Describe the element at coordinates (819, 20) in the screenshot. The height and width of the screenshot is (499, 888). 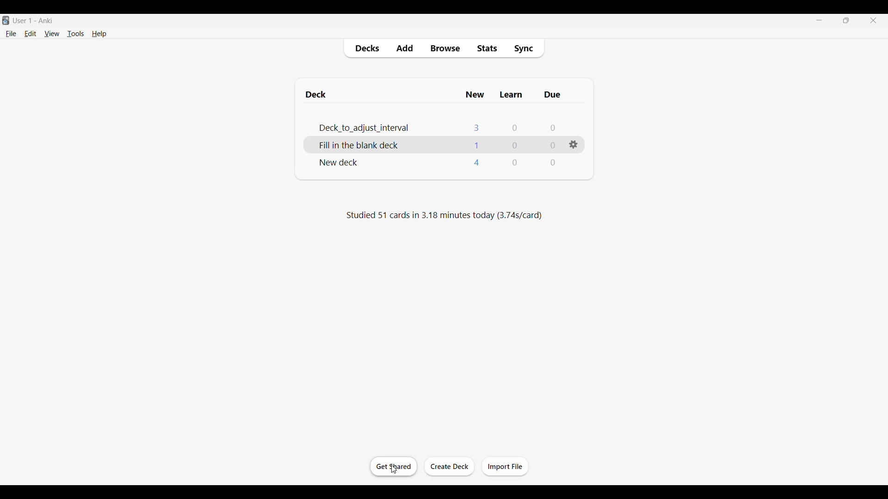
I see `Minimize` at that location.